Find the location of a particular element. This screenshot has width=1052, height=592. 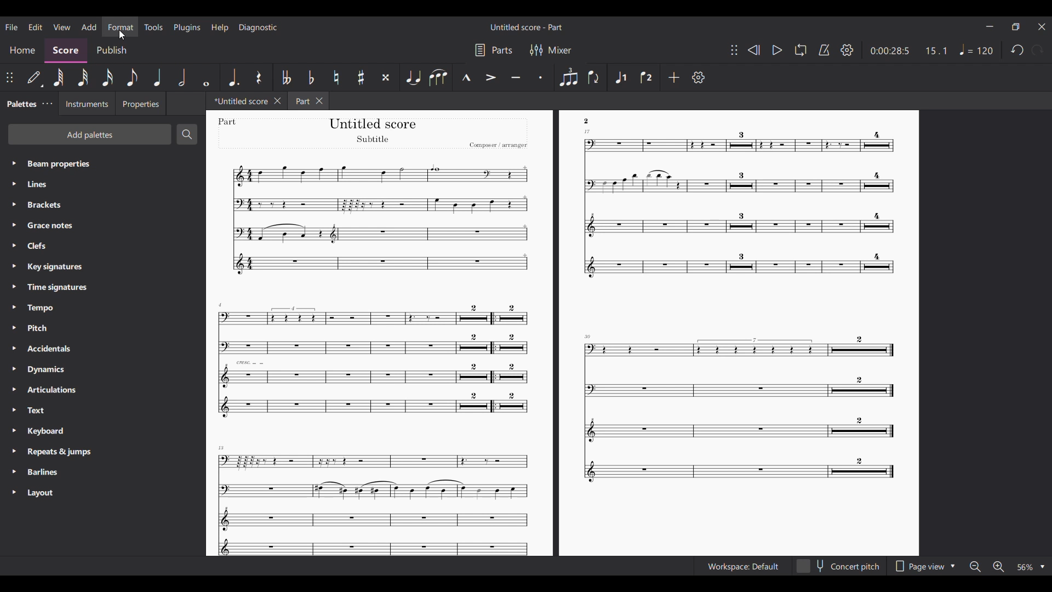

Rest is located at coordinates (259, 78).